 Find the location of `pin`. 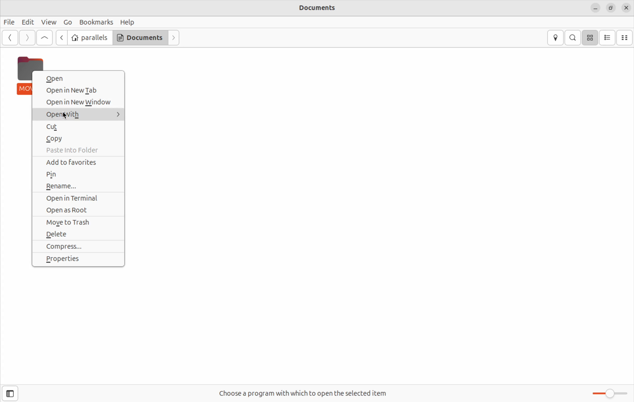

pin is located at coordinates (77, 173).